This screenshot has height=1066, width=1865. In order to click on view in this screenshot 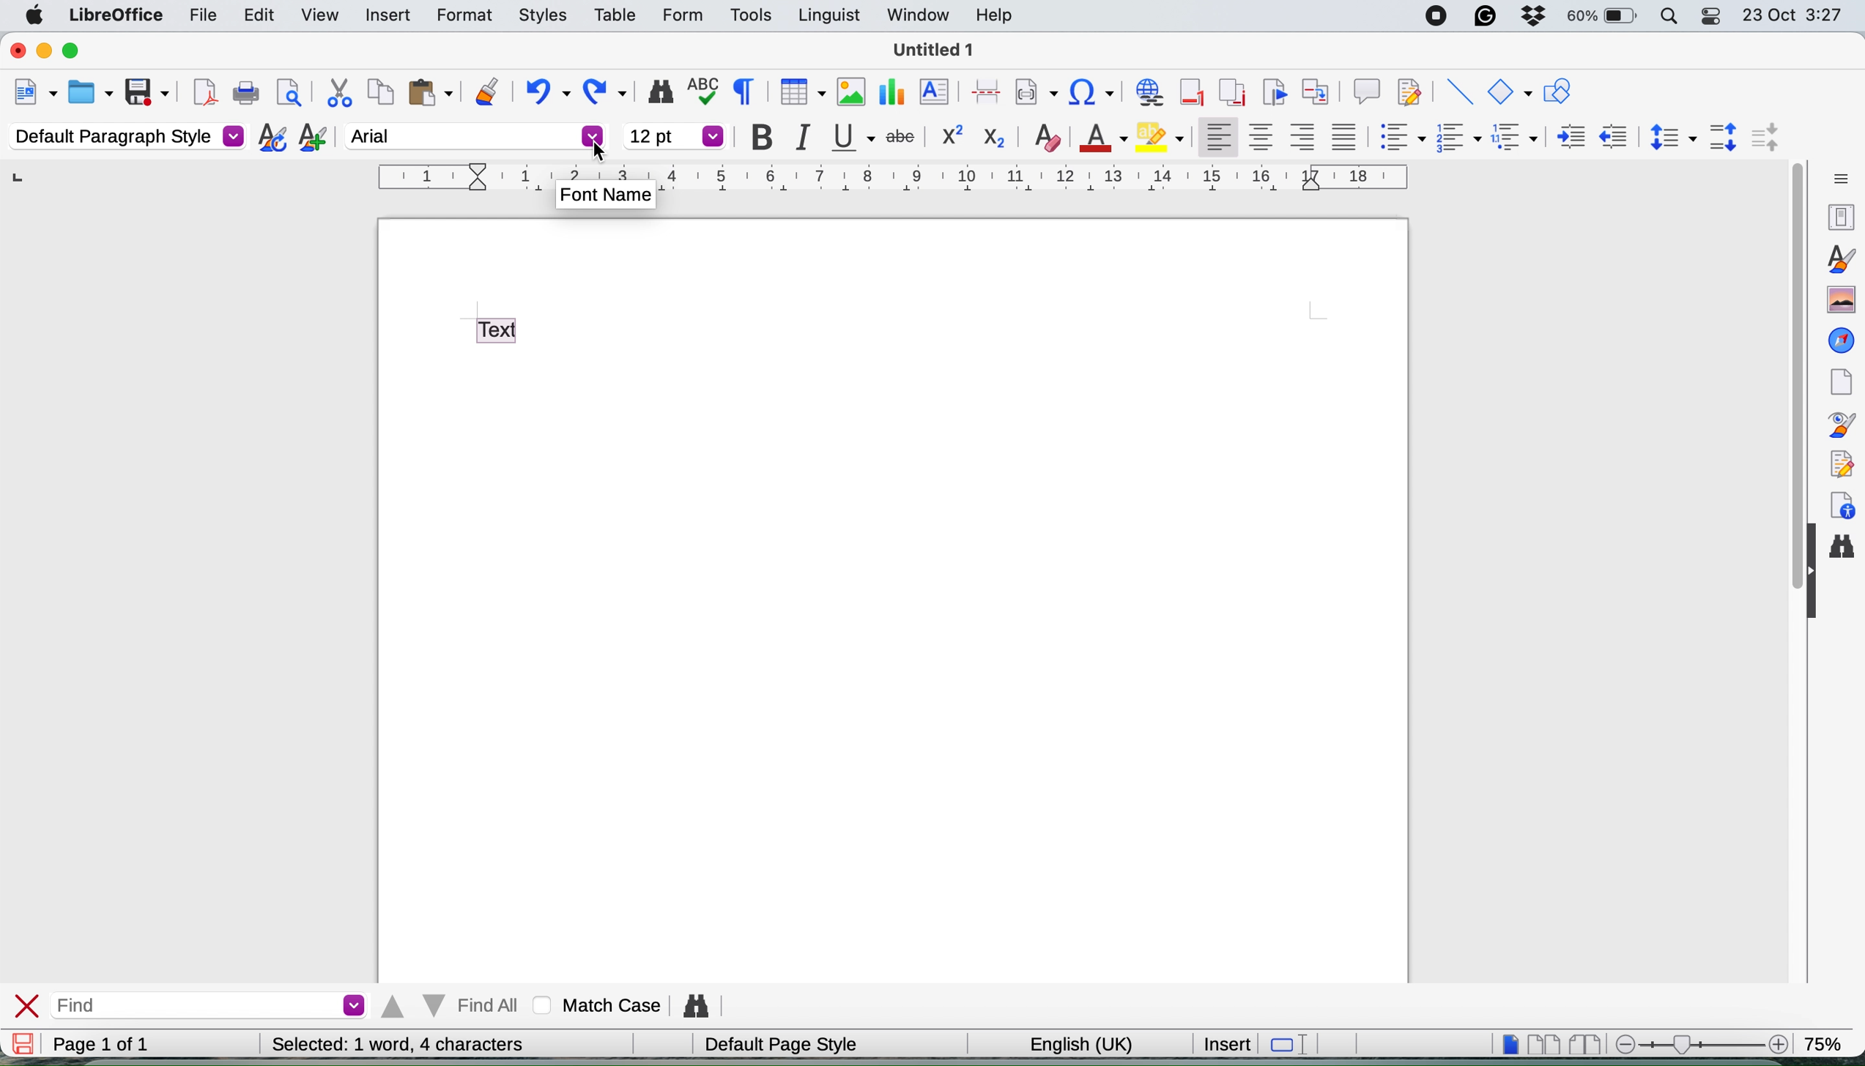, I will do `click(322, 15)`.